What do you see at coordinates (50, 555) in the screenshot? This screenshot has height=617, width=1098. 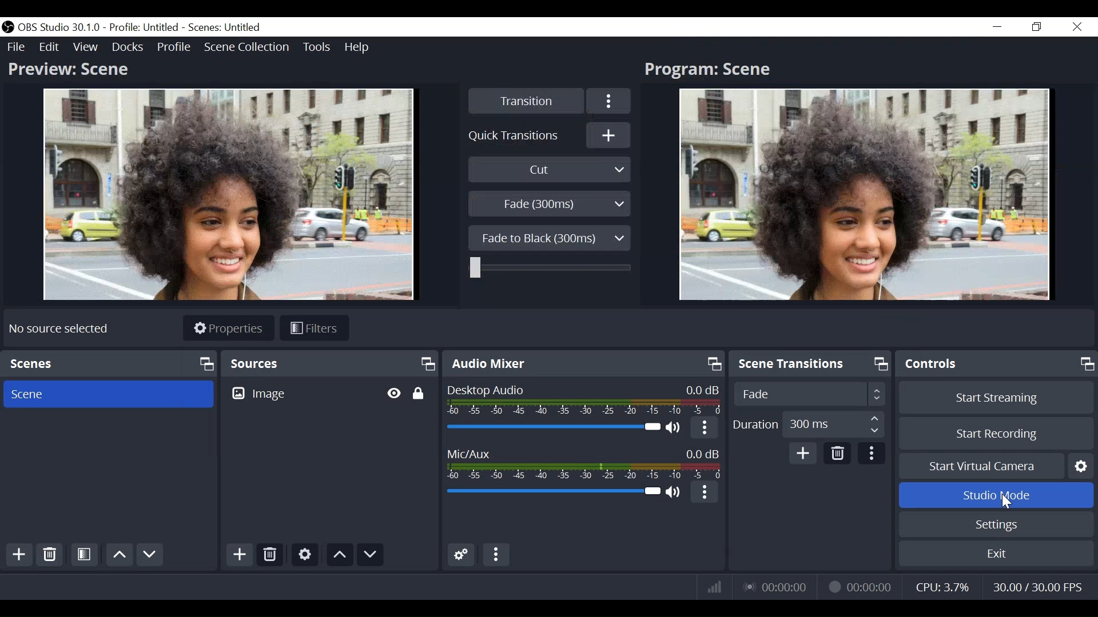 I see `Delete` at bounding box center [50, 555].